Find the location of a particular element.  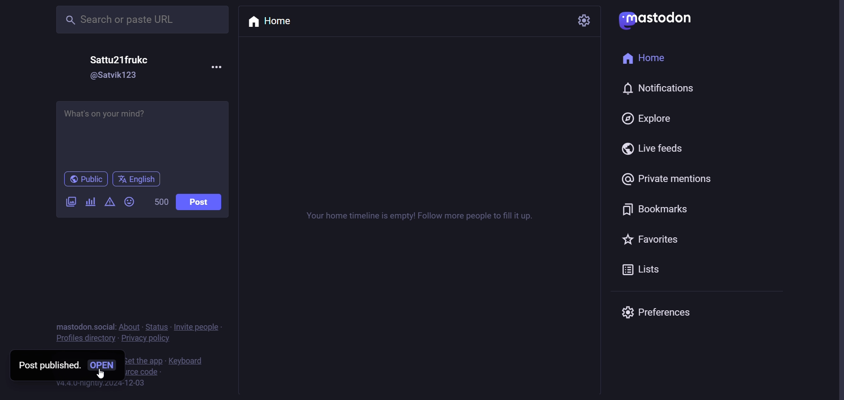

cursor is located at coordinates (109, 379).